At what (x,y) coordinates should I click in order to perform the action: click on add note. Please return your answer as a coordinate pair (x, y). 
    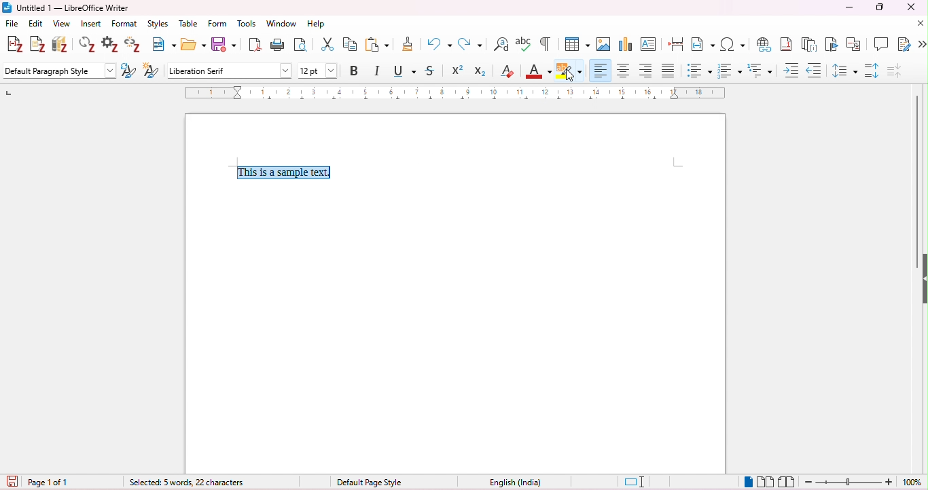
    Looking at the image, I should click on (38, 44).